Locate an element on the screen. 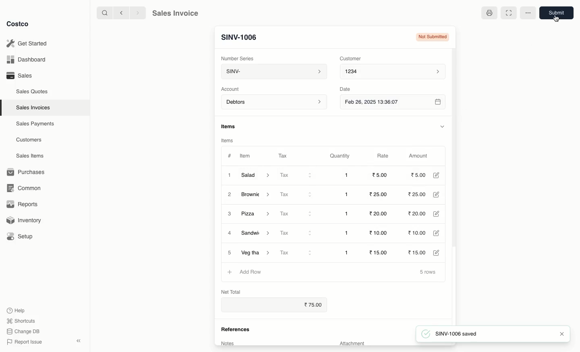 The image size is (580, 352). Print is located at coordinates (489, 14).